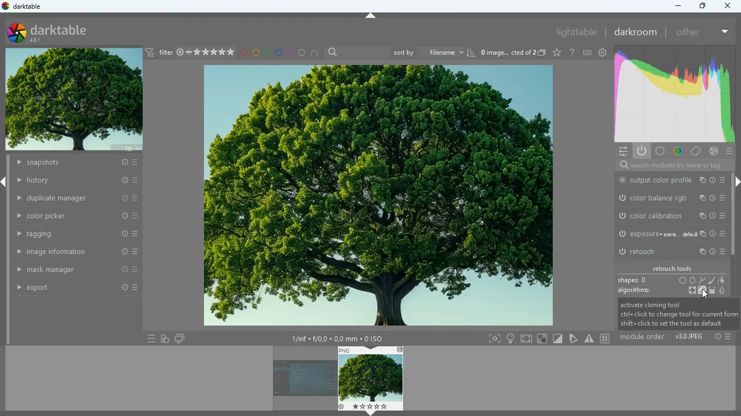  I want to click on retouch, so click(670, 251).